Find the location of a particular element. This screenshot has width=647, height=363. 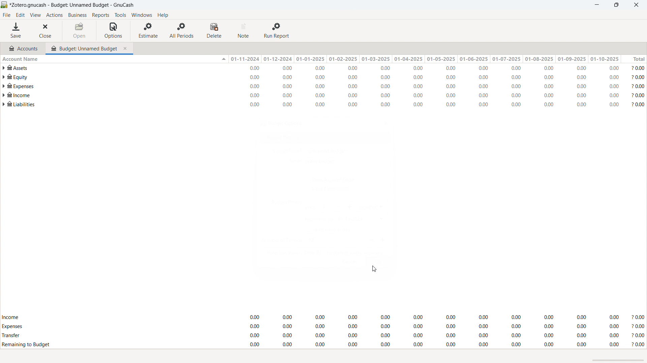

maximize is located at coordinates (616, 5).